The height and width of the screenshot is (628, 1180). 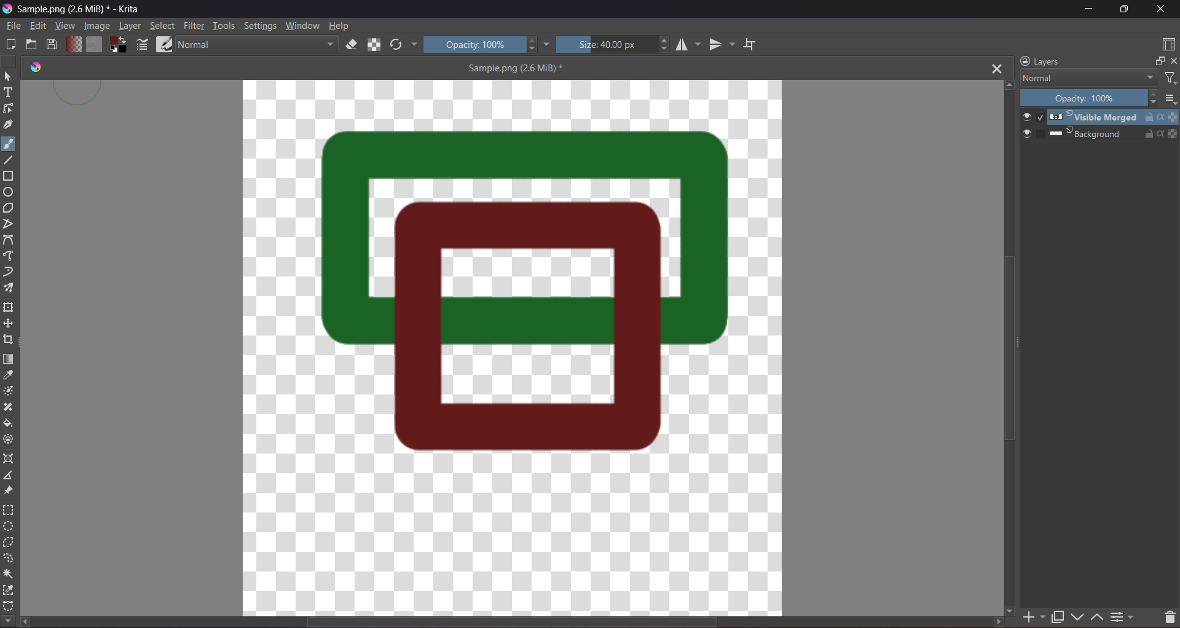 What do you see at coordinates (63, 26) in the screenshot?
I see `View` at bounding box center [63, 26].